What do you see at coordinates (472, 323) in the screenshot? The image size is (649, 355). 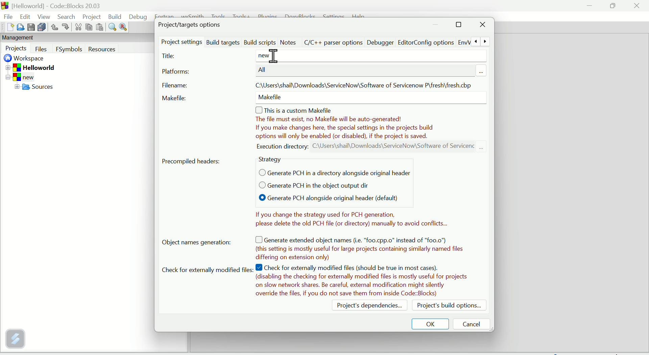 I see `Cancel` at bounding box center [472, 323].